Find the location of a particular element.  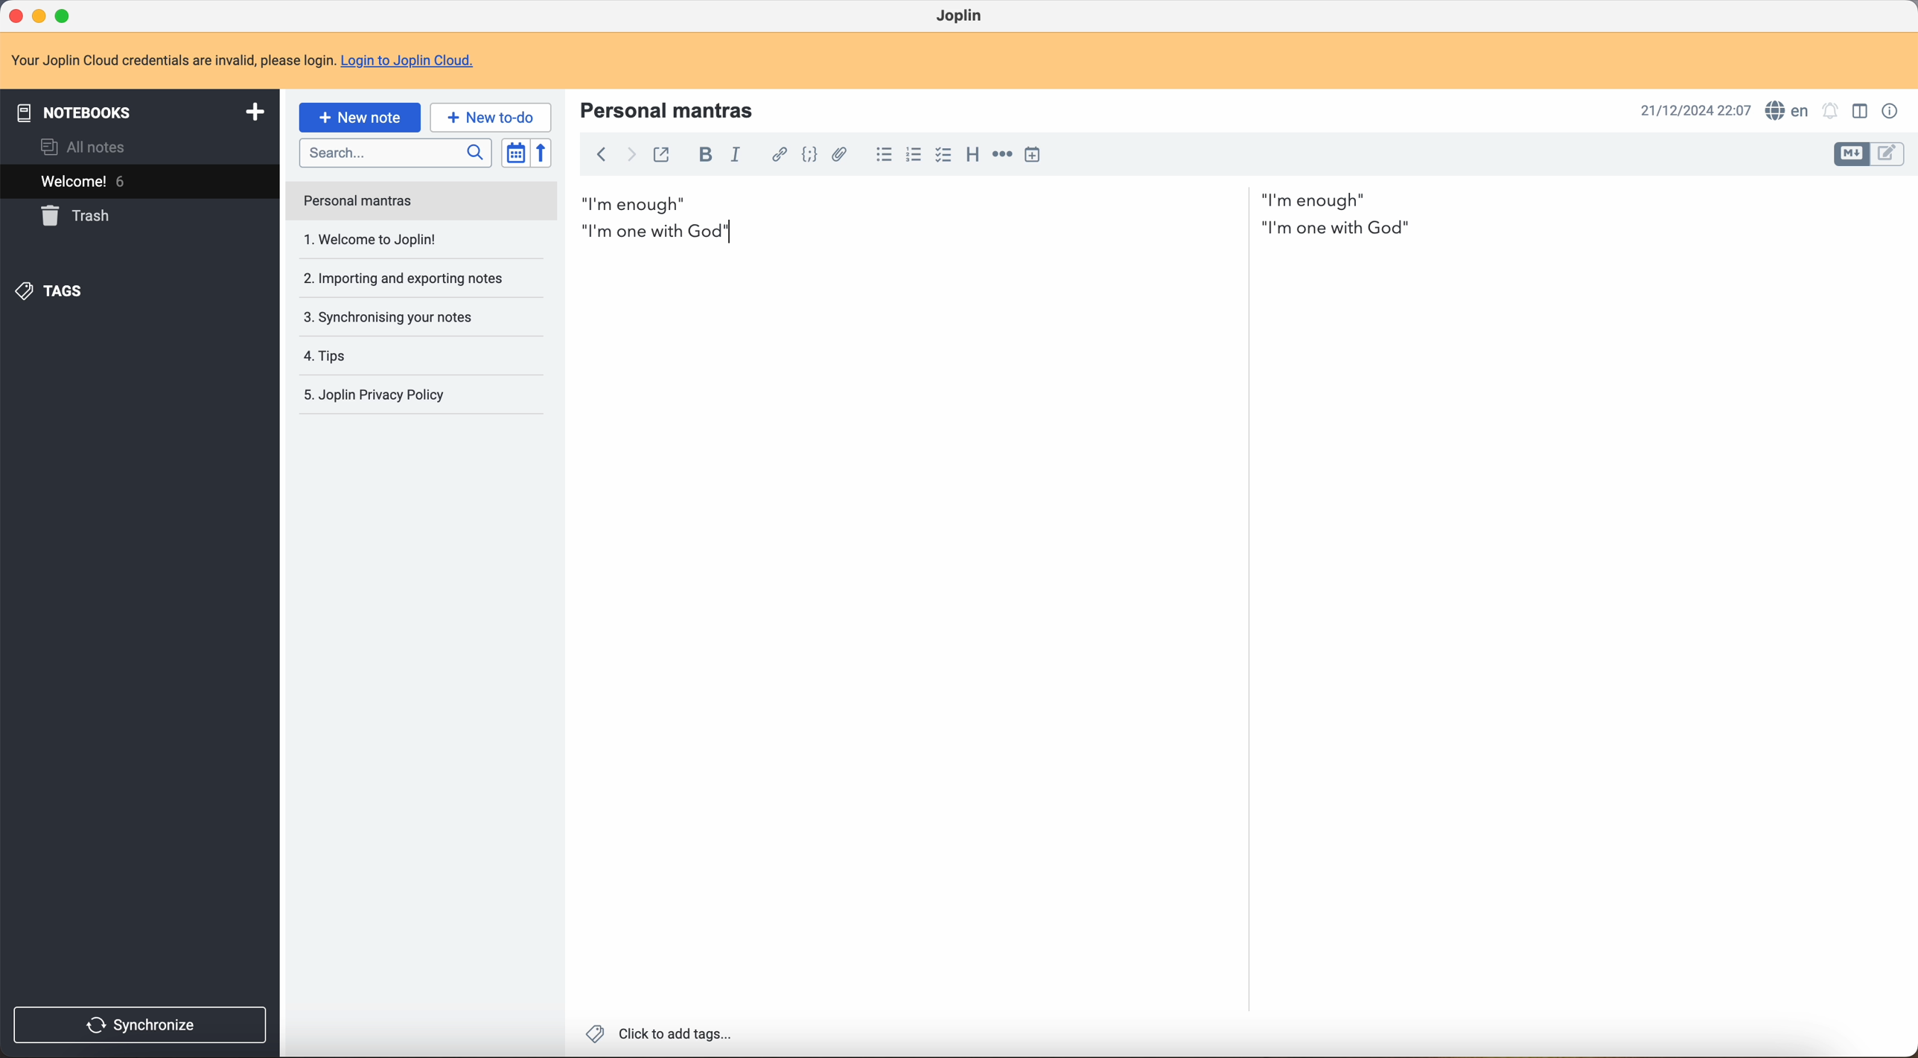

all notes is located at coordinates (80, 147).